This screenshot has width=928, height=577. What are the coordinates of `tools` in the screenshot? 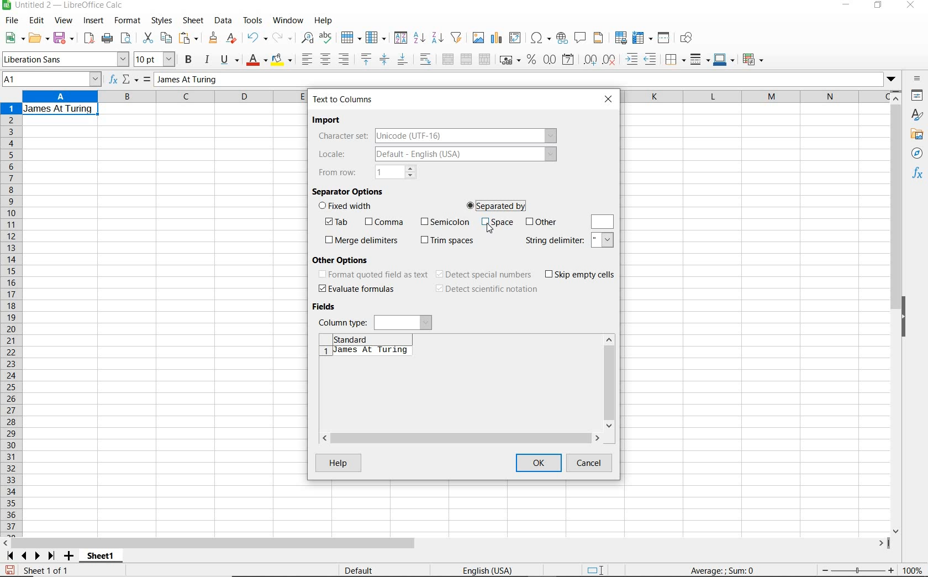 It's located at (253, 20).